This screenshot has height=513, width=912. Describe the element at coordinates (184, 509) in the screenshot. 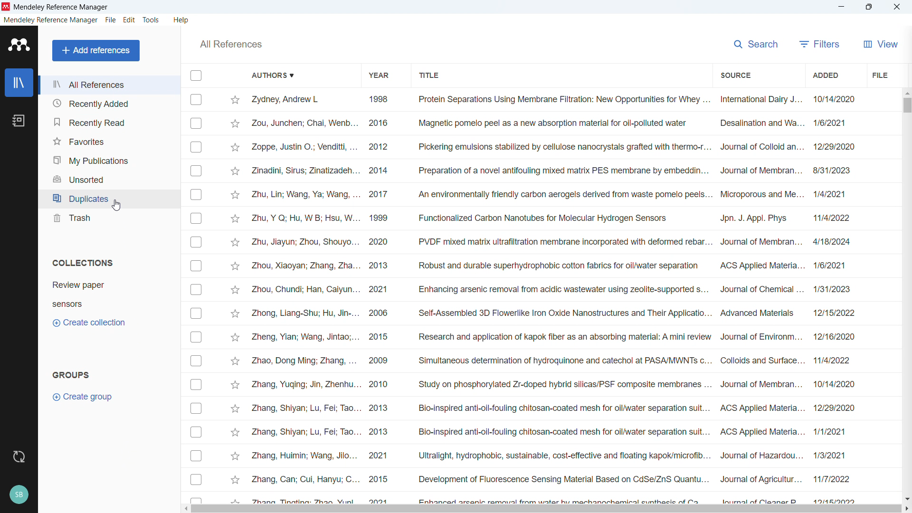

I see `Scroll left ` at that location.